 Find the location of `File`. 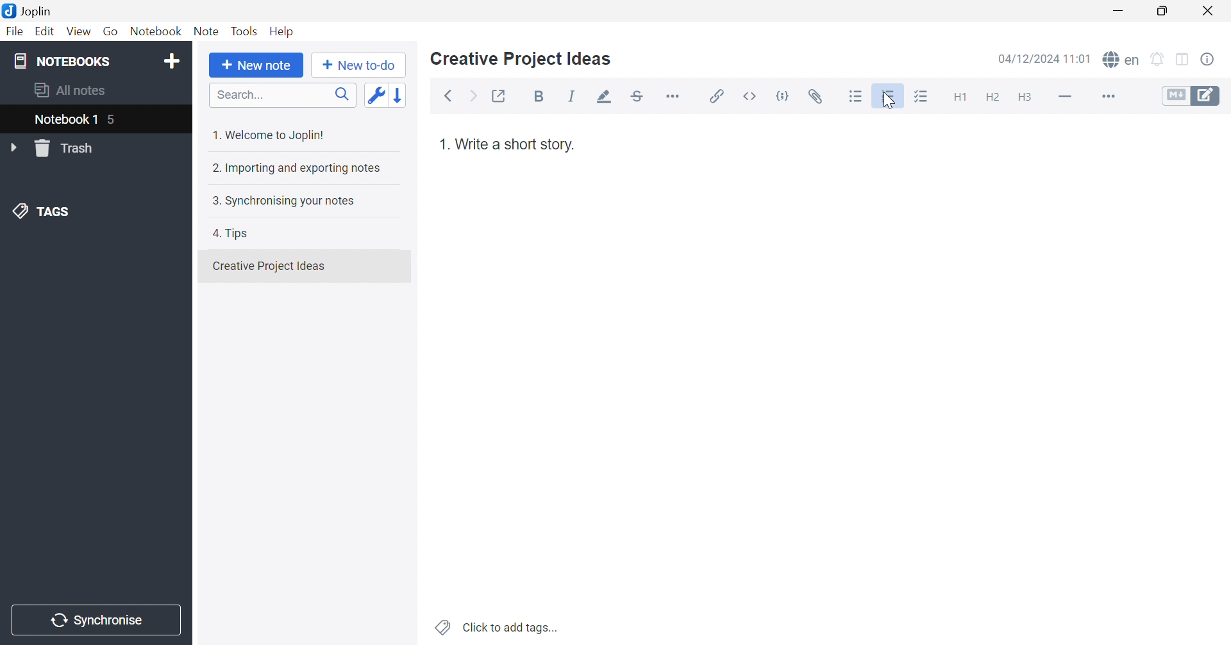

File is located at coordinates (14, 33).